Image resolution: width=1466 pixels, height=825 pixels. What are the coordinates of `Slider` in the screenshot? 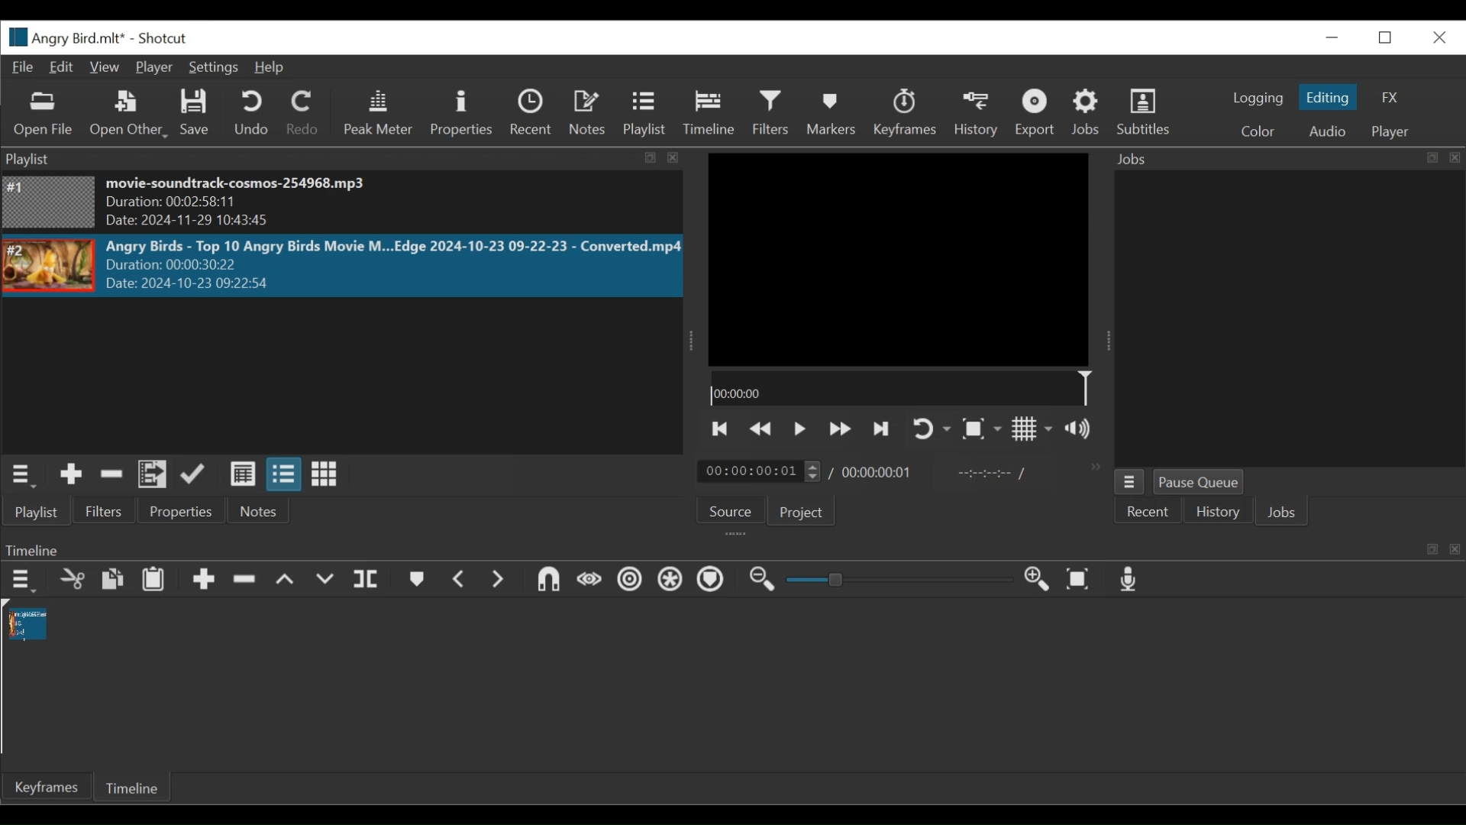 It's located at (900, 581).